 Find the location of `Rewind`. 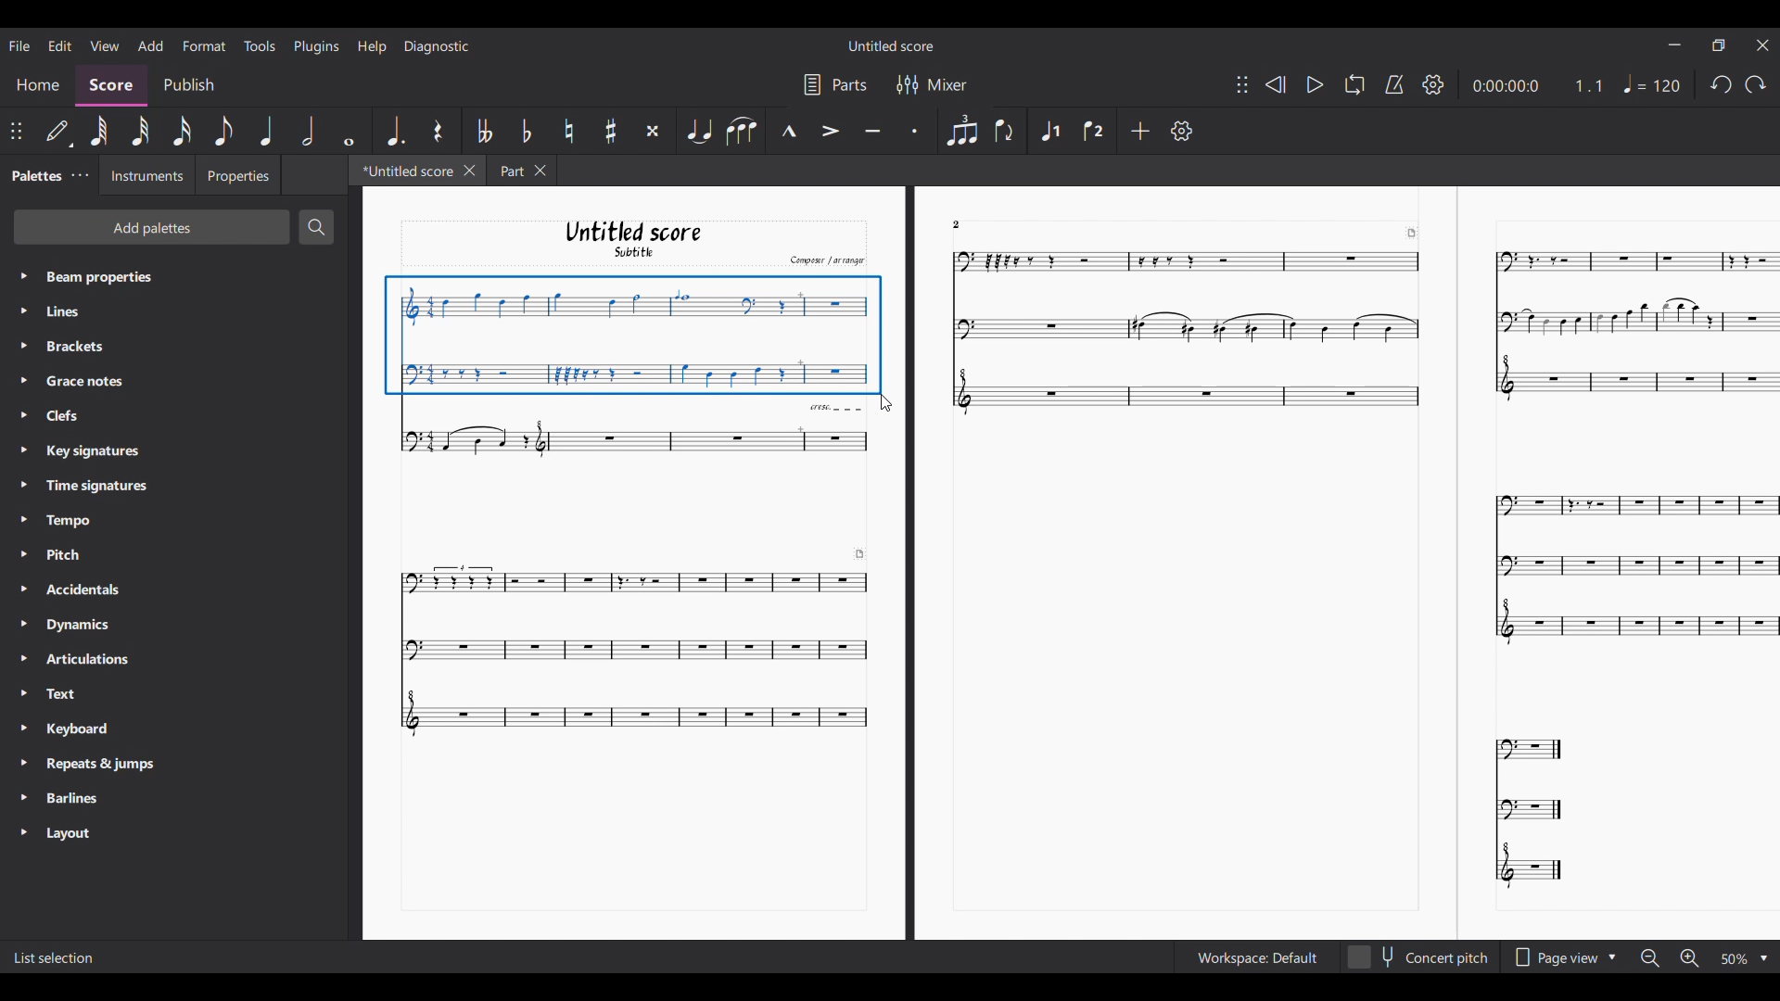

Rewind is located at coordinates (1275, 84).